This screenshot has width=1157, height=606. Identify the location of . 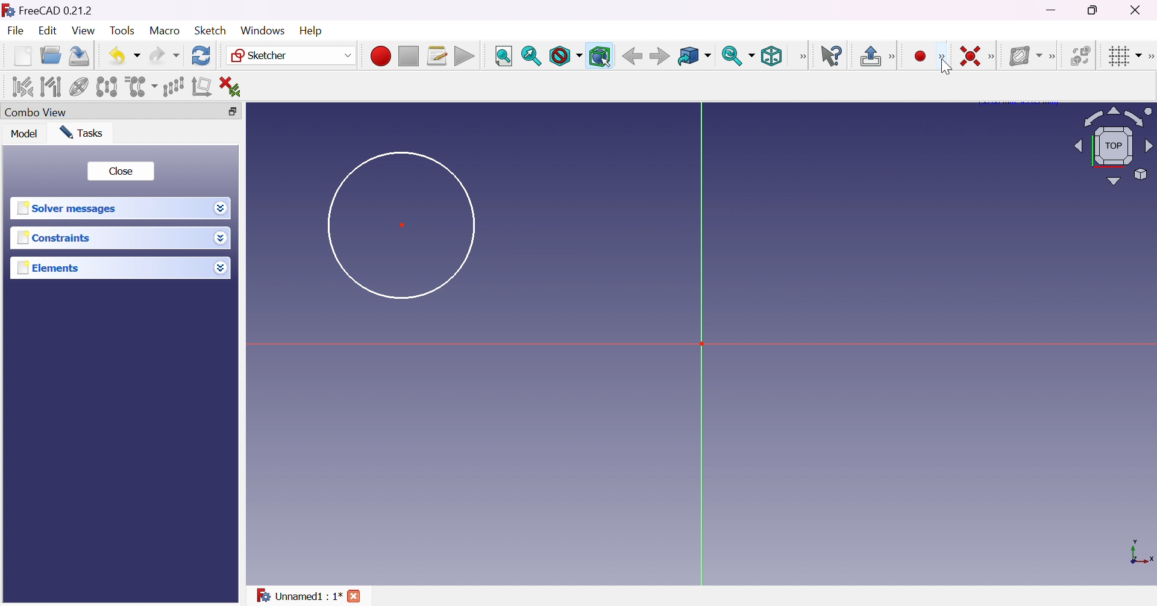
(739, 57).